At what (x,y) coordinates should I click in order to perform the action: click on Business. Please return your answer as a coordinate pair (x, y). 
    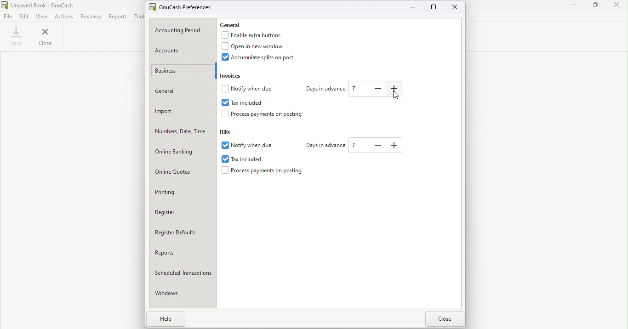
    Looking at the image, I should click on (91, 16).